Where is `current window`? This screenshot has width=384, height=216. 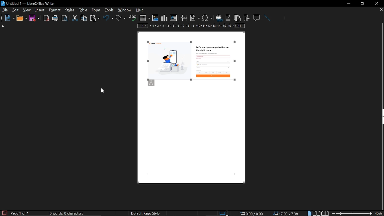 current window is located at coordinates (29, 3).